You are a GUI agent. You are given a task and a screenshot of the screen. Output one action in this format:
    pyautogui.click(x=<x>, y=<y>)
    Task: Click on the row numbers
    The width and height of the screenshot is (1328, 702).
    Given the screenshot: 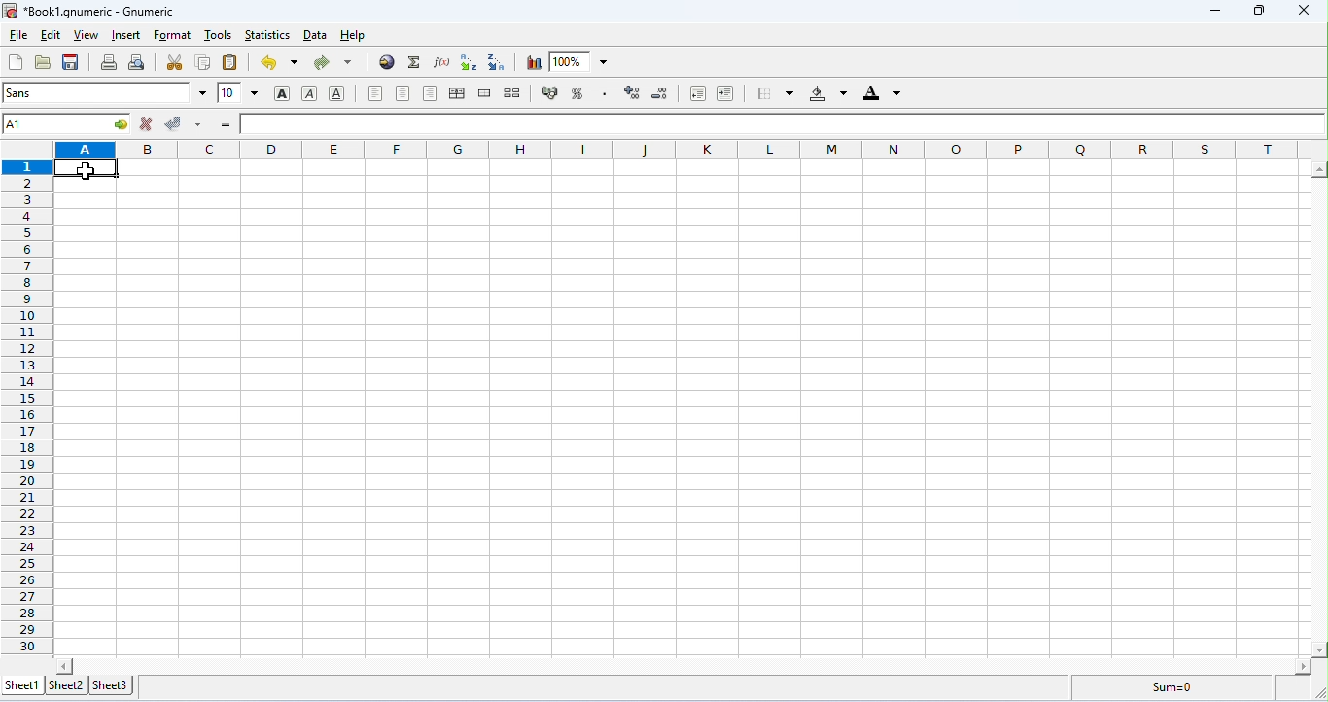 What is the action you would take?
    pyautogui.click(x=26, y=407)
    